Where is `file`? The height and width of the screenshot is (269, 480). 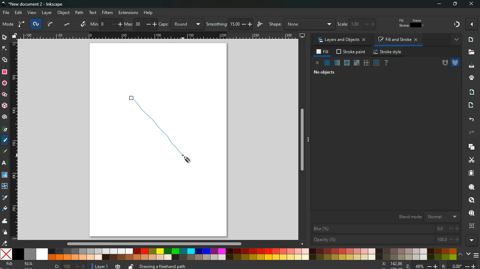
file is located at coordinates (5, 13).